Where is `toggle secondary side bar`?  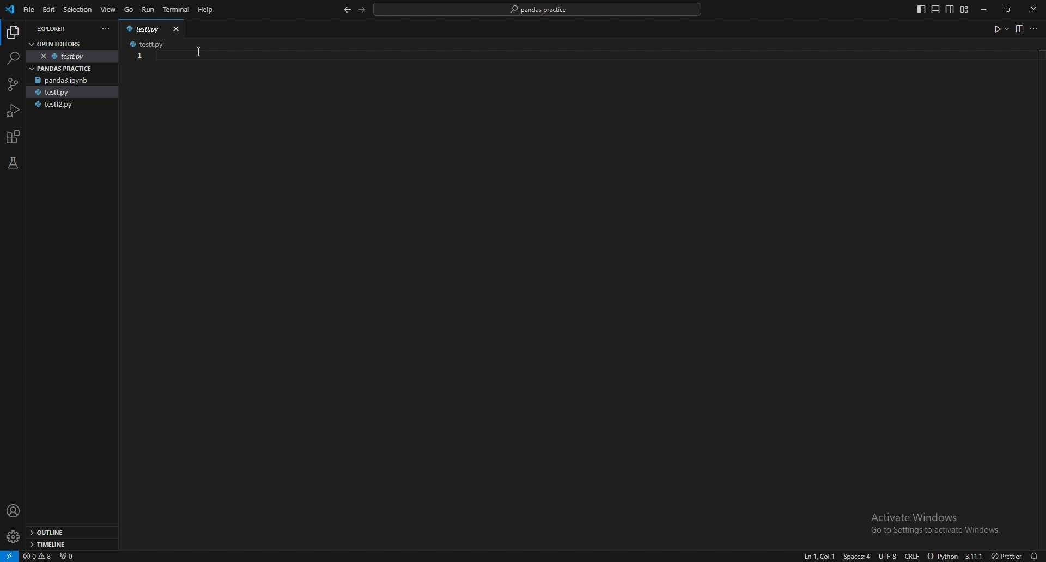 toggle secondary side bar is located at coordinates (950, 9).